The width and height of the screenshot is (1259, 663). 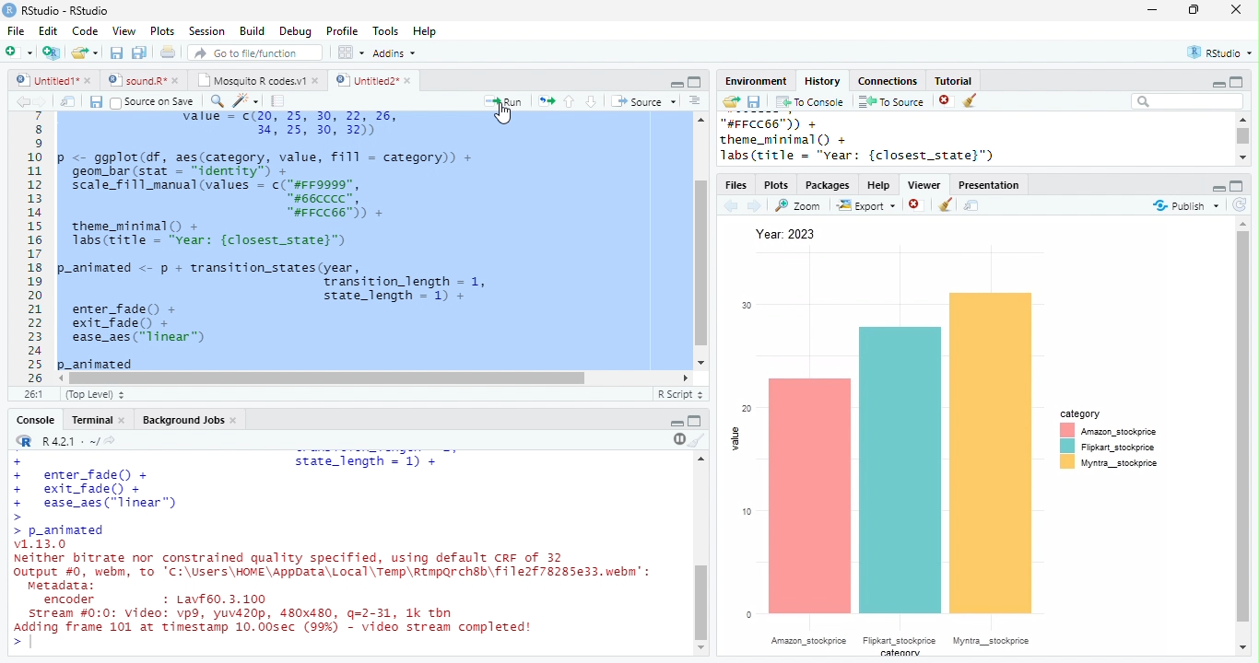 What do you see at coordinates (95, 394) in the screenshot?
I see `(Top Level)` at bounding box center [95, 394].